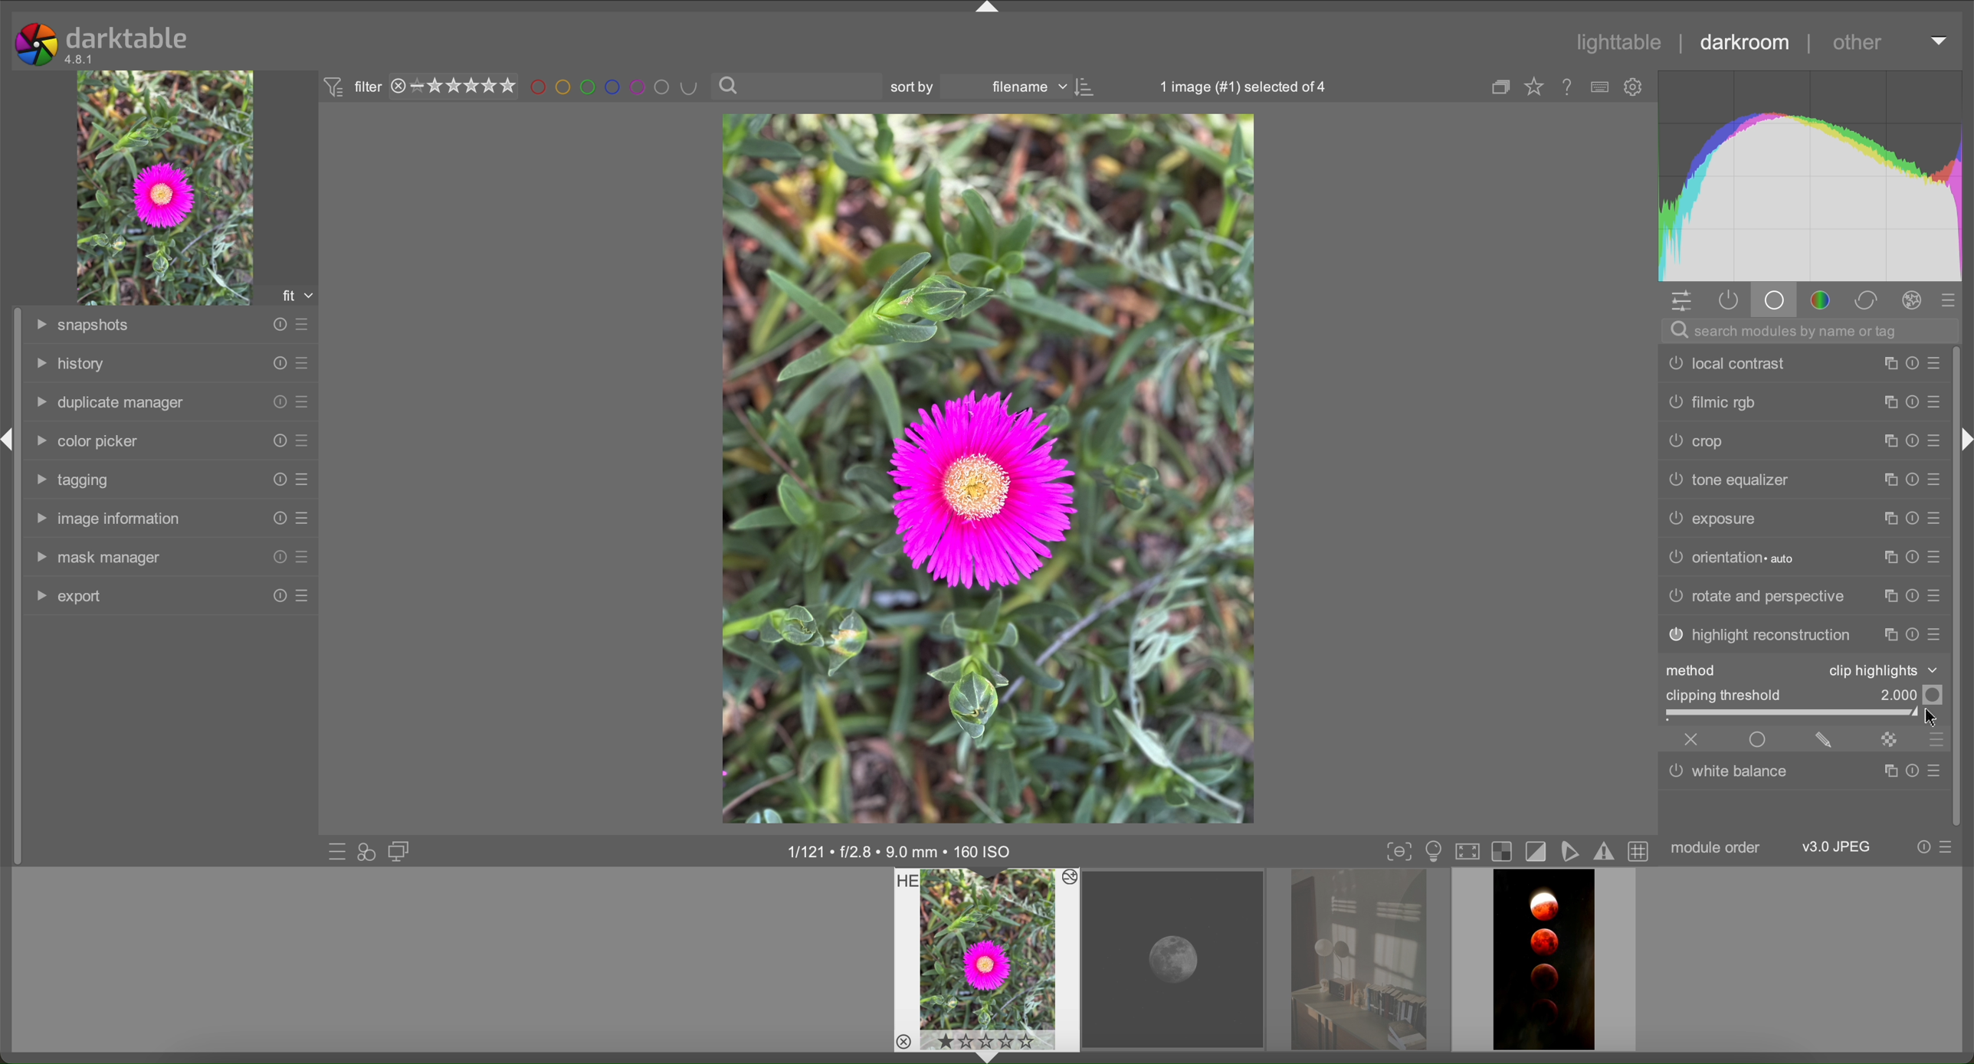 The width and height of the screenshot is (1974, 1064). What do you see at coordinates (1936, 402) in the screenshot?
I see `presets` at bounding box center [1936, 402].